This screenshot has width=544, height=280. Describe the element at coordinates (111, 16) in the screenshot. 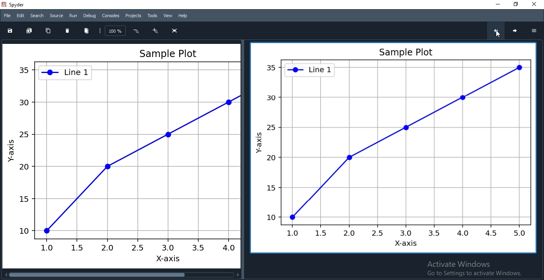

I see `Consoles` at that location.